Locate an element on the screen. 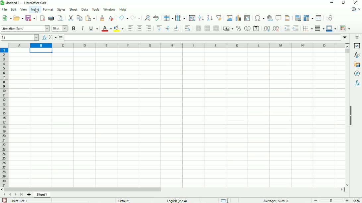 The image size is (362, 203). Font size is located at coordinates (60, 28).